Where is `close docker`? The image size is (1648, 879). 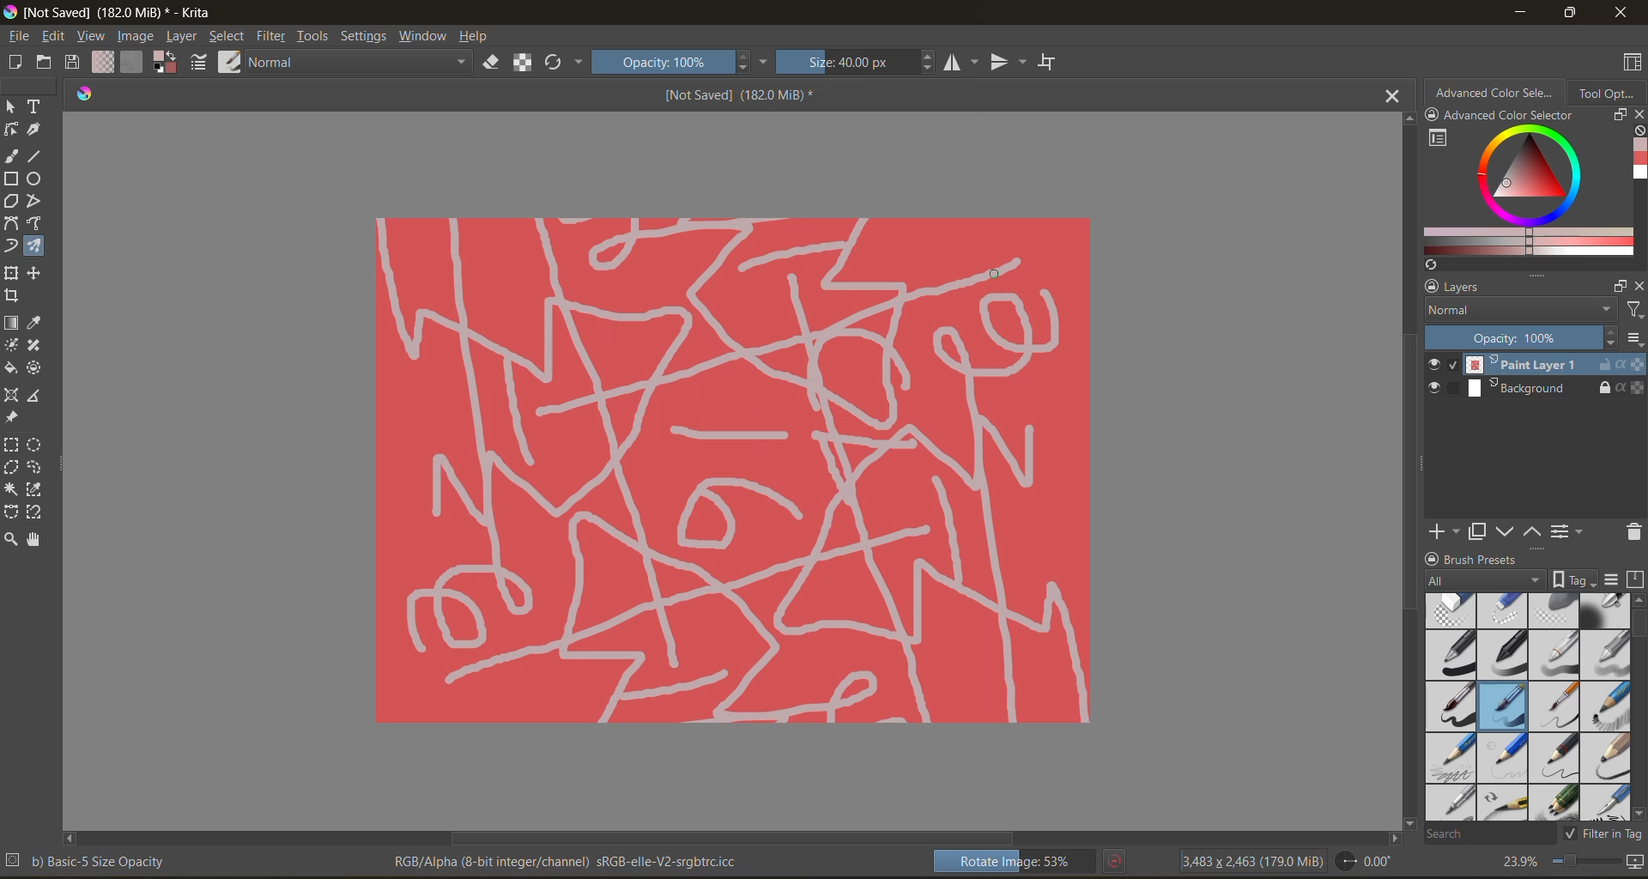
close docker is located at coordinates (1638, 287).